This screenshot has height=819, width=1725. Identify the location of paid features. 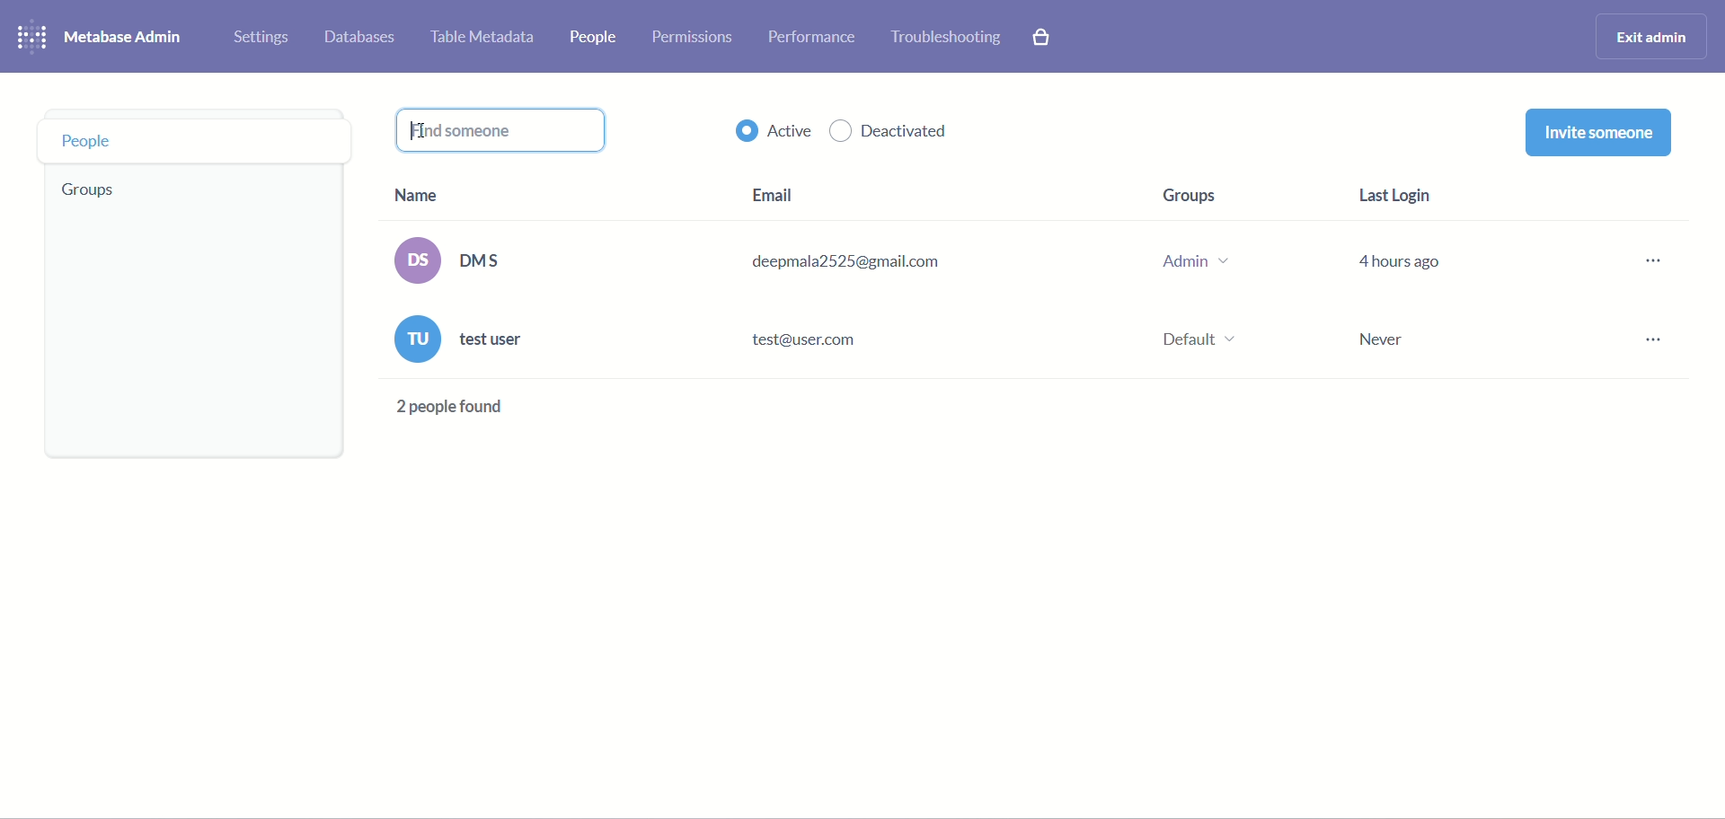
(1042, 36).